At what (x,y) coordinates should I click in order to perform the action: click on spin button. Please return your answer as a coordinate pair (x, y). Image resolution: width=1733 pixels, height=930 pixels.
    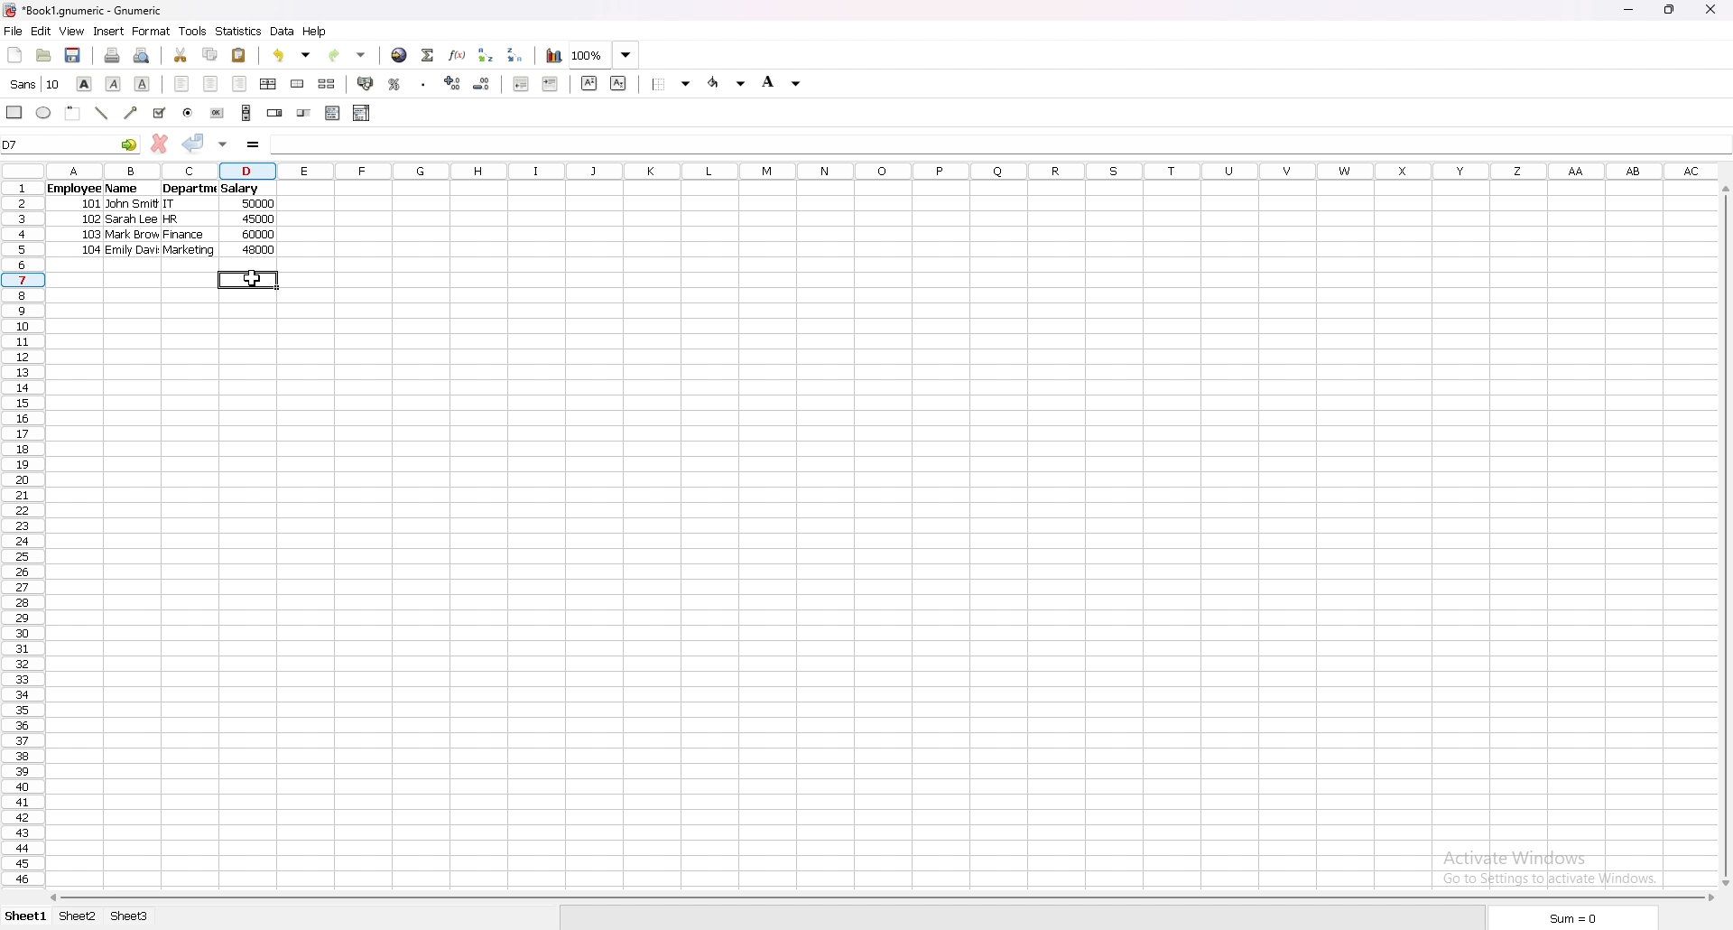
    Looking at the image, I should click on (275, 112).